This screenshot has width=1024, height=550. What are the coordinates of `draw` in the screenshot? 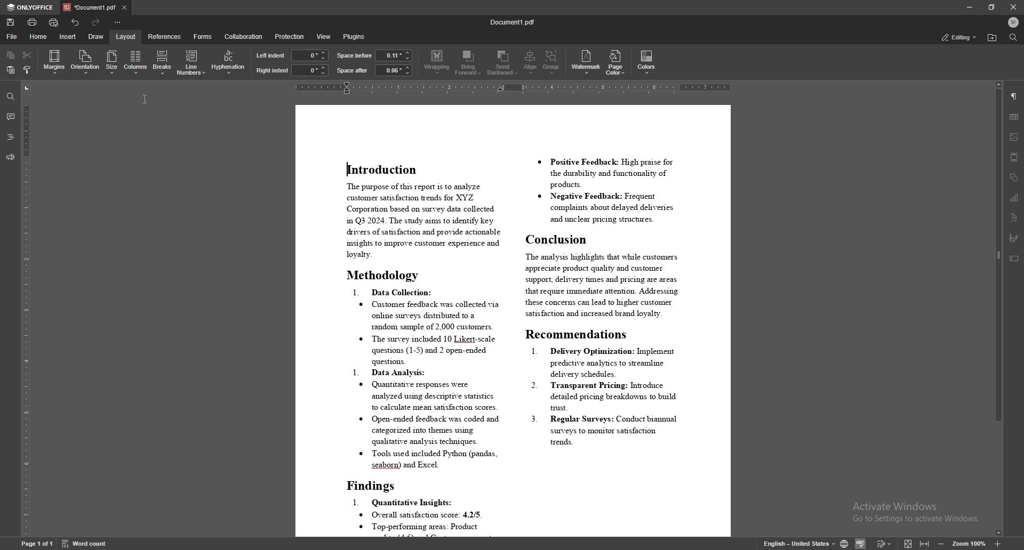 It's located at (97, 36).